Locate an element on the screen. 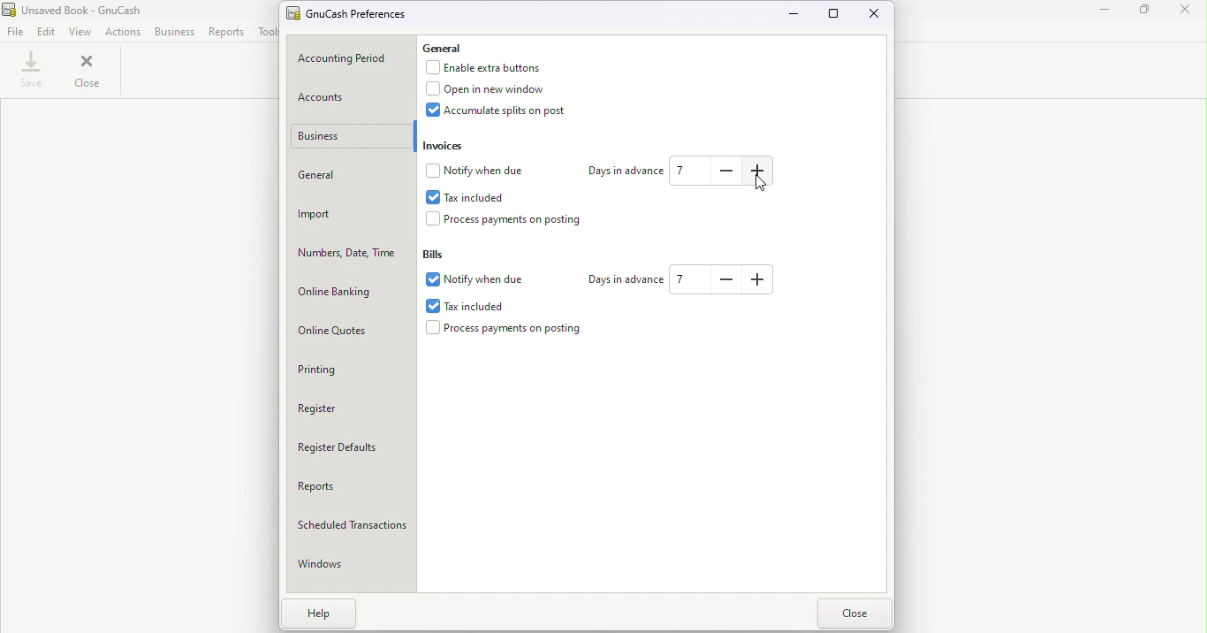  Process payments on postings is located at coordinates (515, 222).